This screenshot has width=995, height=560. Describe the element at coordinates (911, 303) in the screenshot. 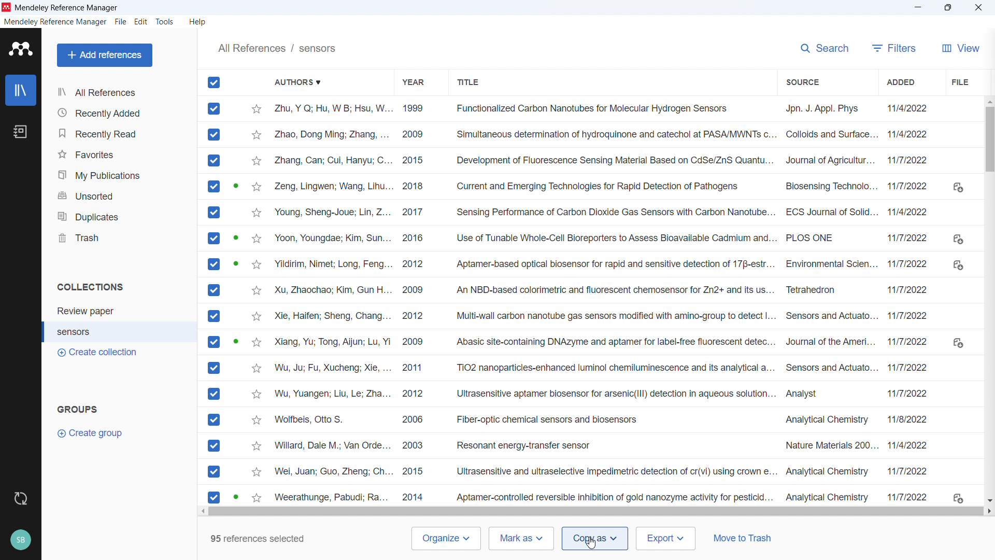

I see `Date of addition of individual entries` at that location.